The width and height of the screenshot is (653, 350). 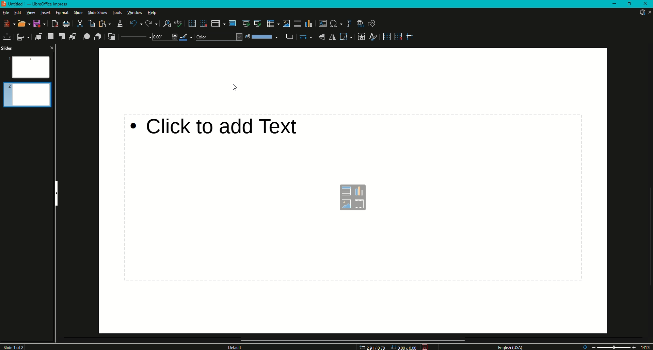 What do you see at coordinates (12, 346) in the screenshot?
I see `Slide 1 of 2` at bounding box center [12, 346].